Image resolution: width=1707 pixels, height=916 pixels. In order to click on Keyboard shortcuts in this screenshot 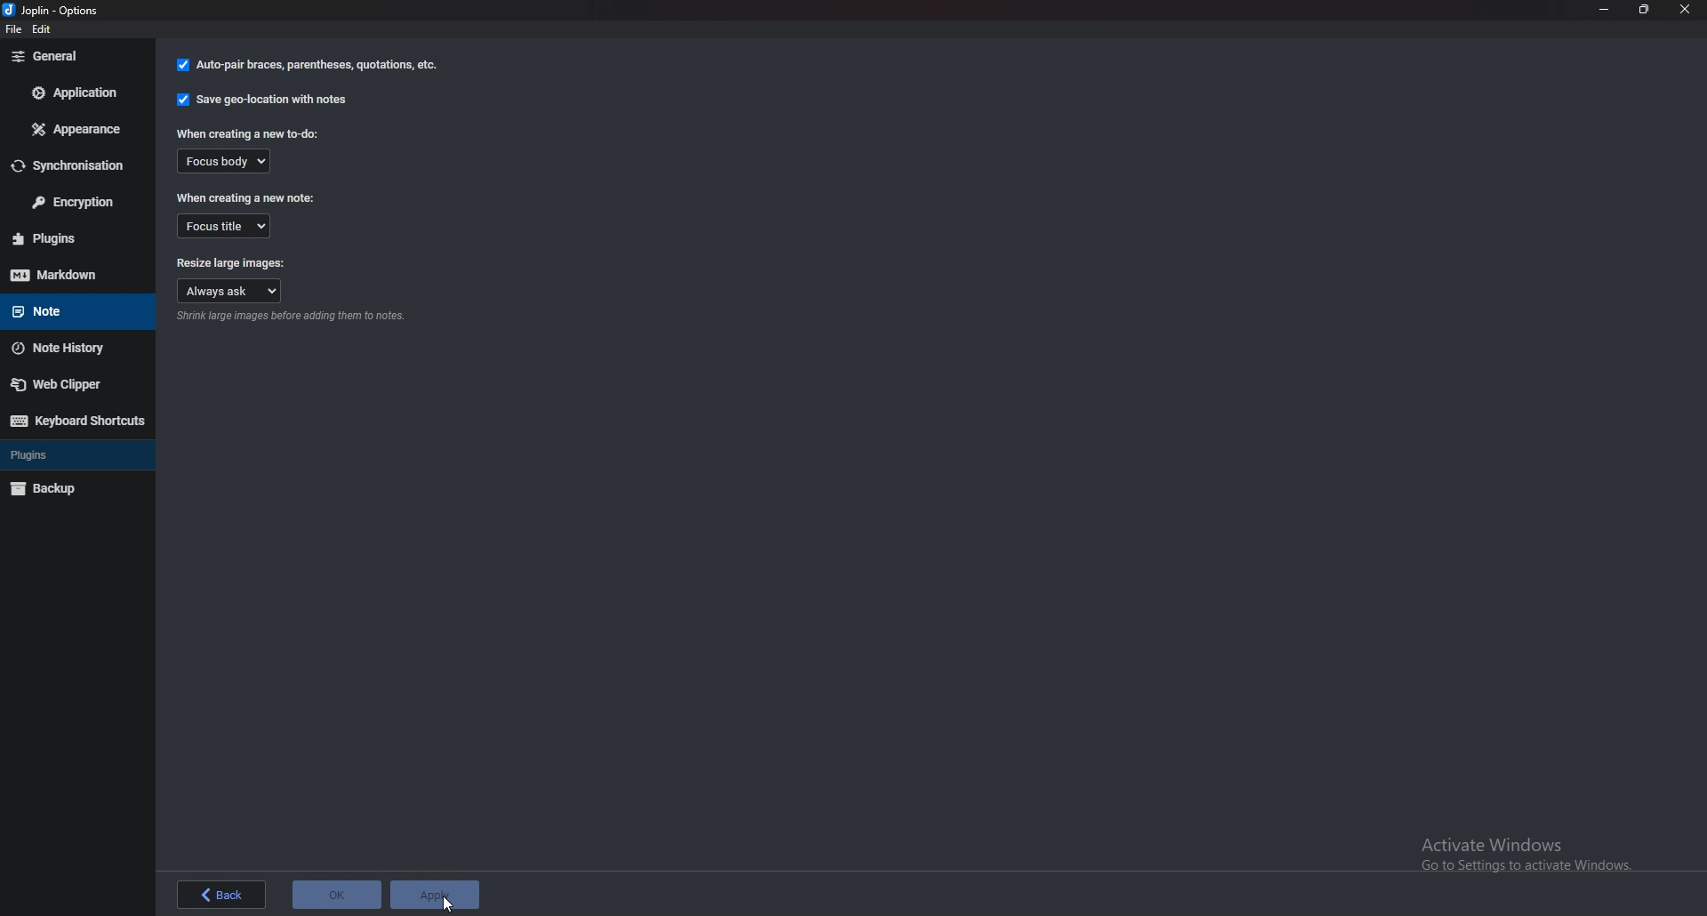, I will do `click(76, 421)`.